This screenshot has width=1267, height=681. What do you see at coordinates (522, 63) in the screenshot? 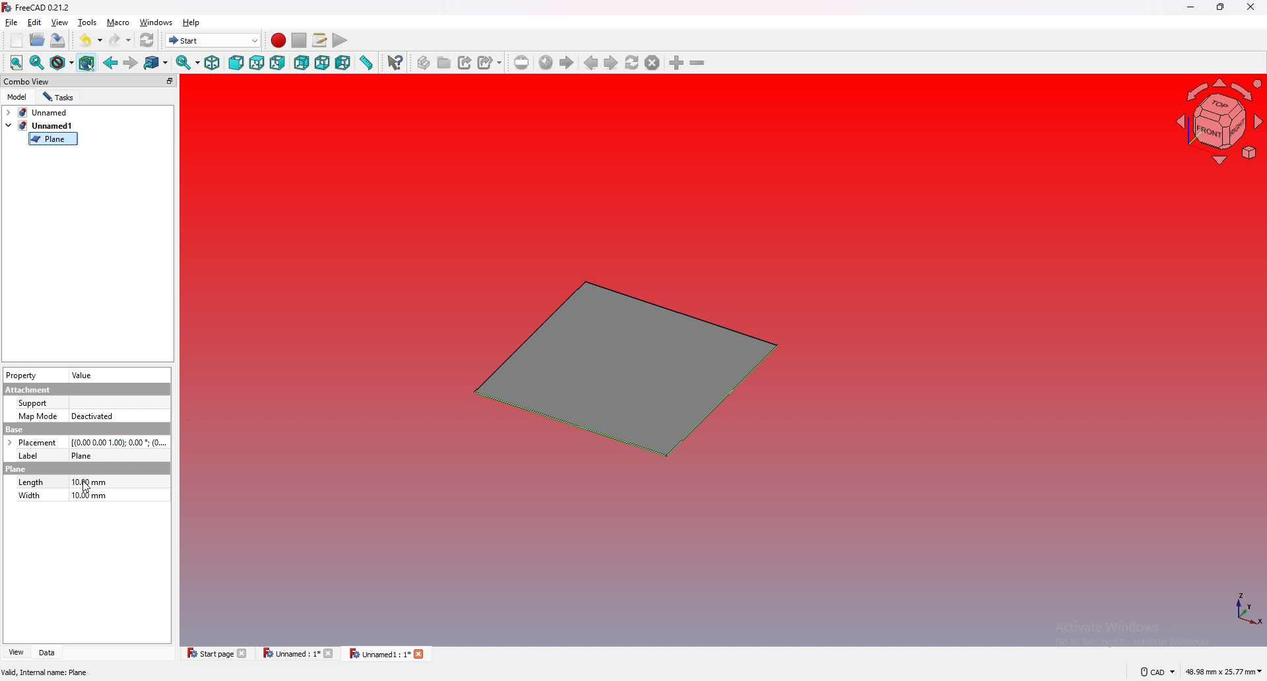
I see `set url` at bounding box center [522, 63].